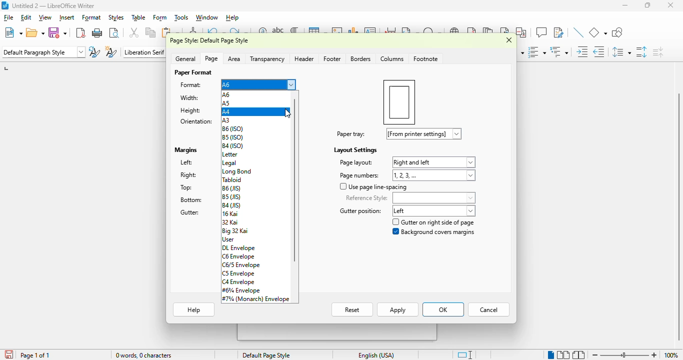  I want to click on show track changes functions, so click(558, 32).